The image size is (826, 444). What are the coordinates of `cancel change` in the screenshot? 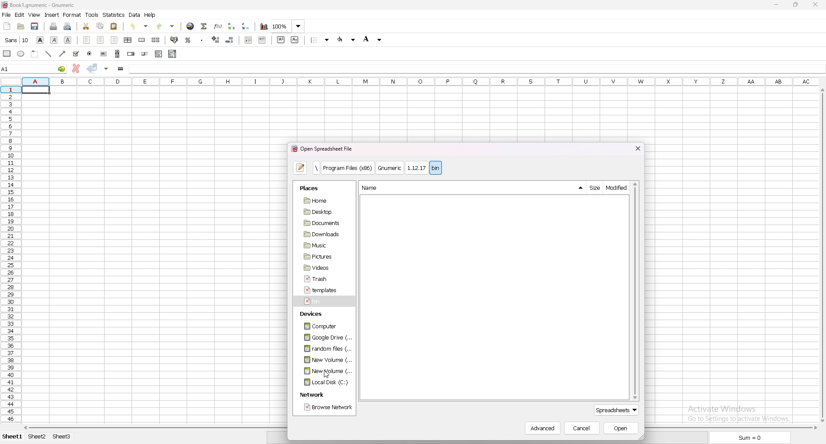 It's located at (76, 68).